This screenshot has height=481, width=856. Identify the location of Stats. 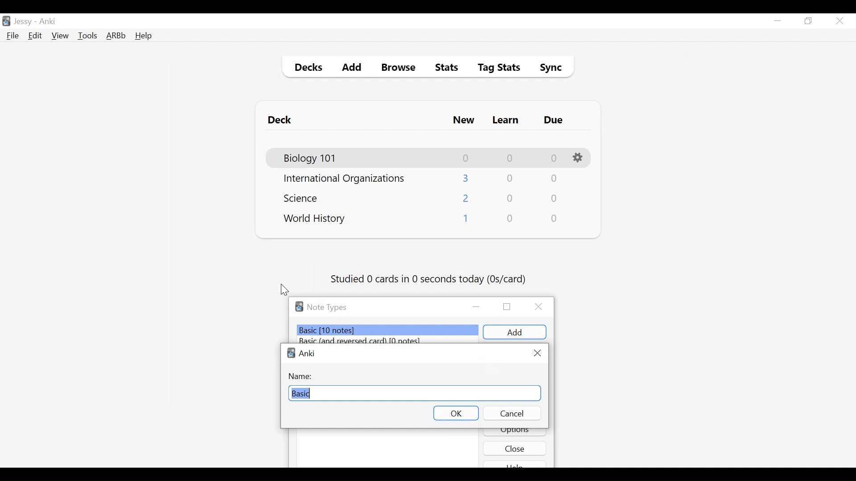
(444, 68).